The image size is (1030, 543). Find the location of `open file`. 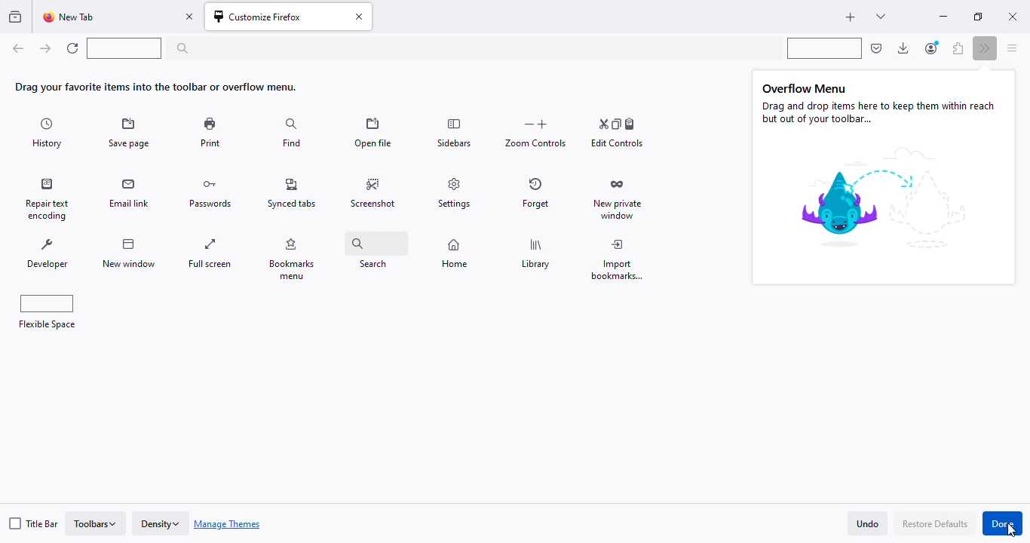

open file is located at coordinates (372, 131).